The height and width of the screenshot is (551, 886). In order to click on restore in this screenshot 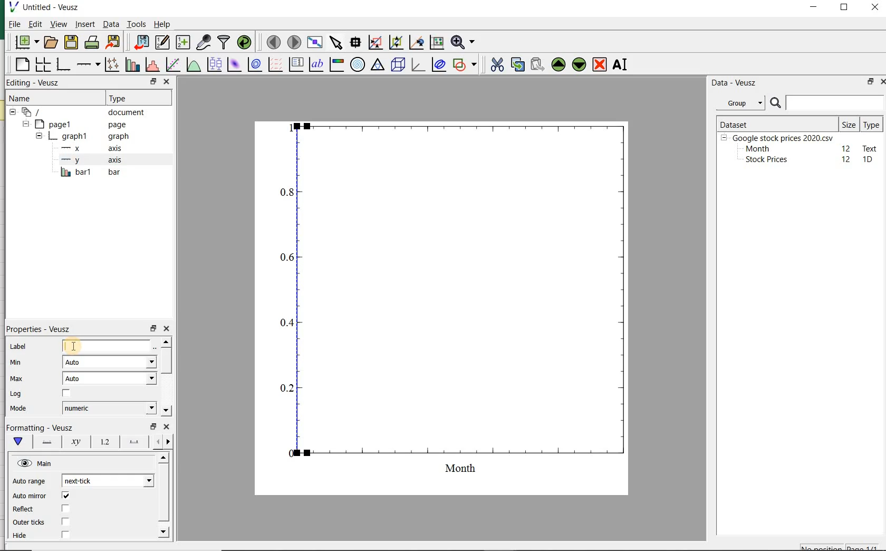, I will do `click(153, 426)`.